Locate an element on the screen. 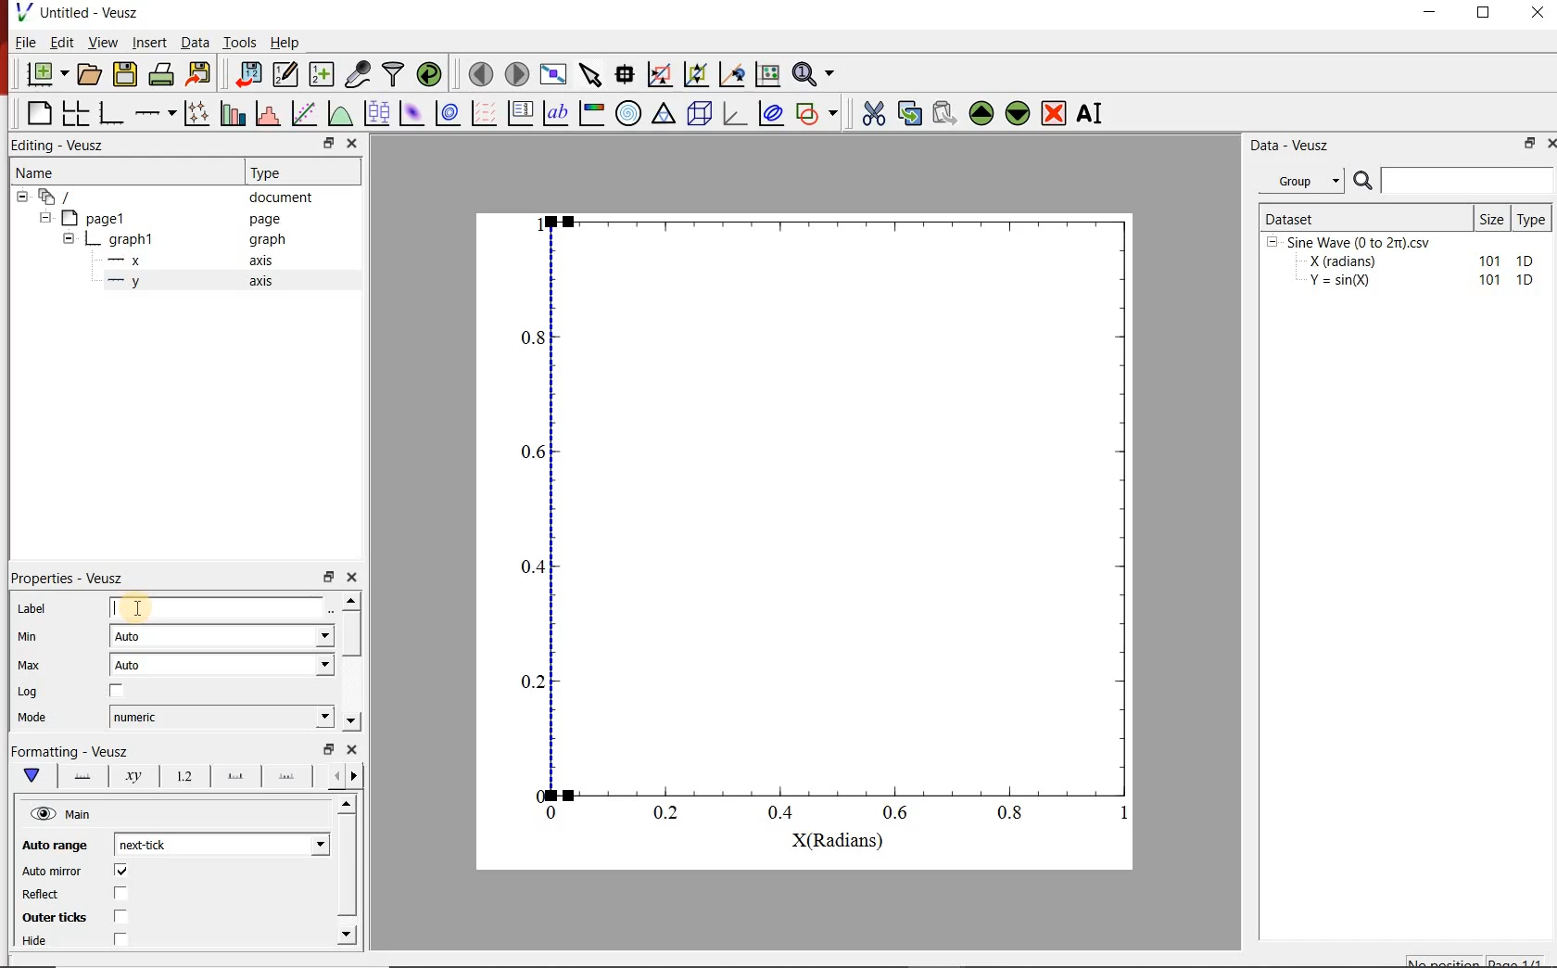 The height and width of the screenshot is (968, 1557). plot a function is located at coordinates (342, 112).